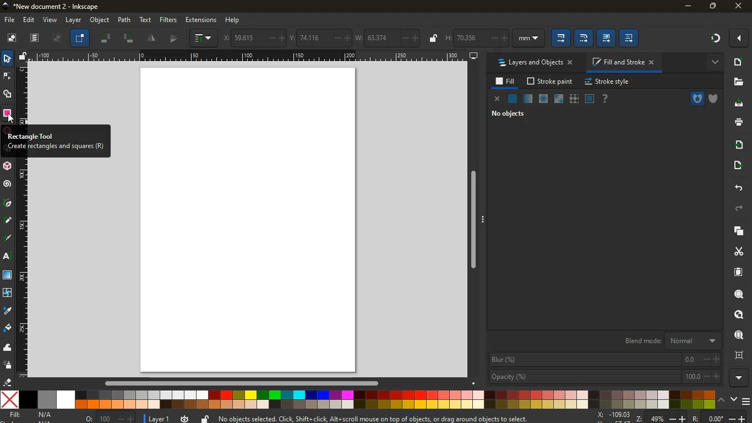 This screenshot has width=752, height=423. What do you see at coordinates (716, 64) in the screenshot?
I see `more` at bounding box center [716, 64].